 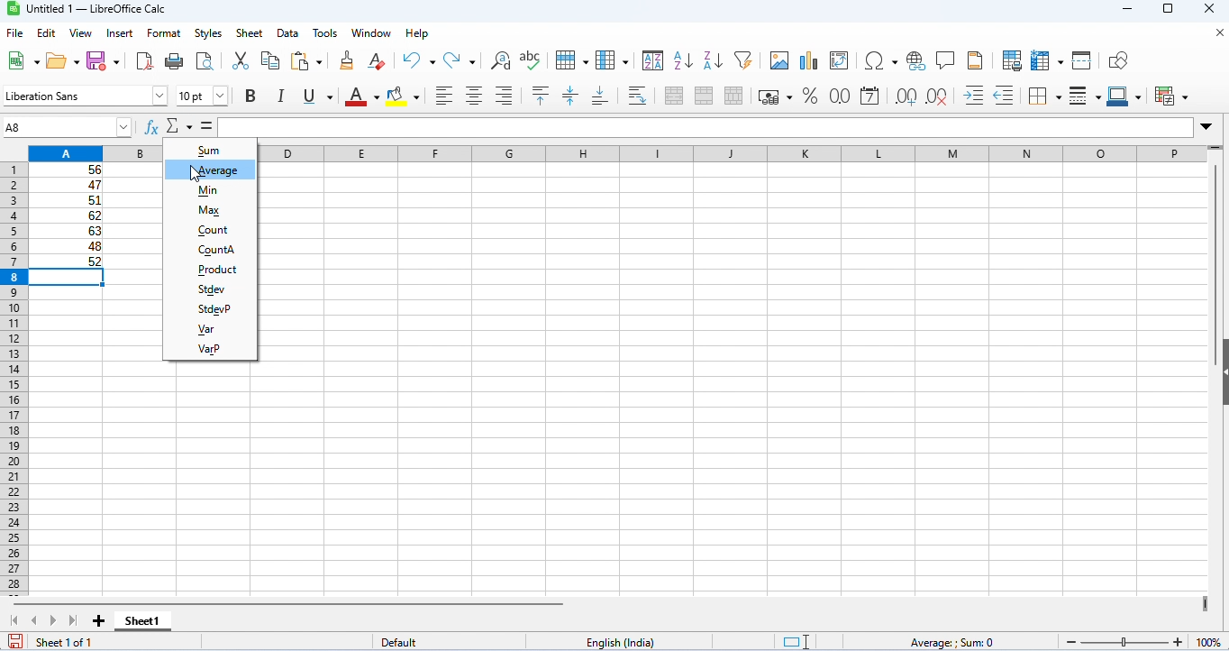 I want to click on filter, so click(x=743, y=59).